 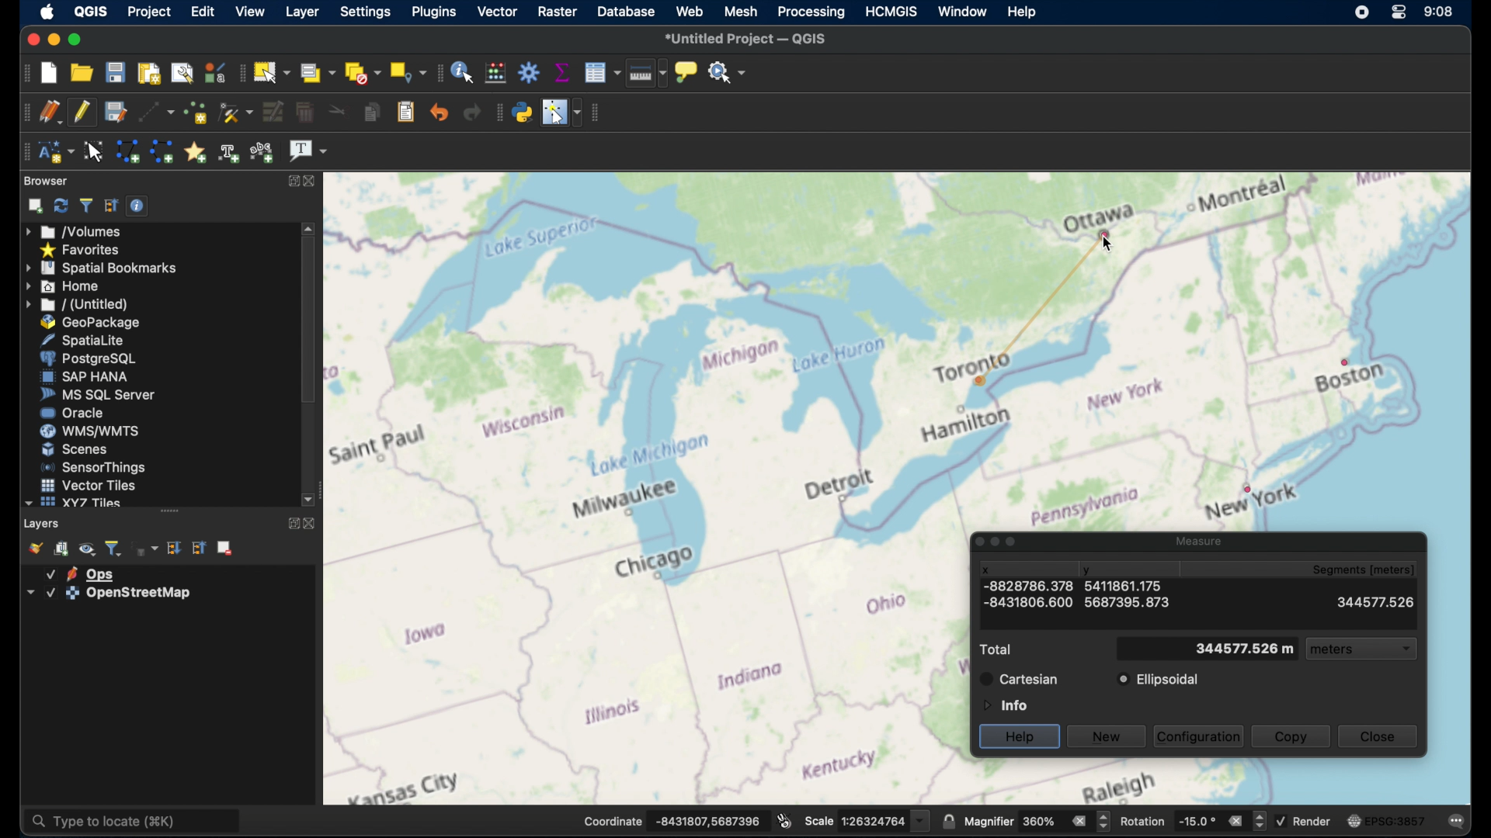 I want to click on close, so click(x=974, y=542).